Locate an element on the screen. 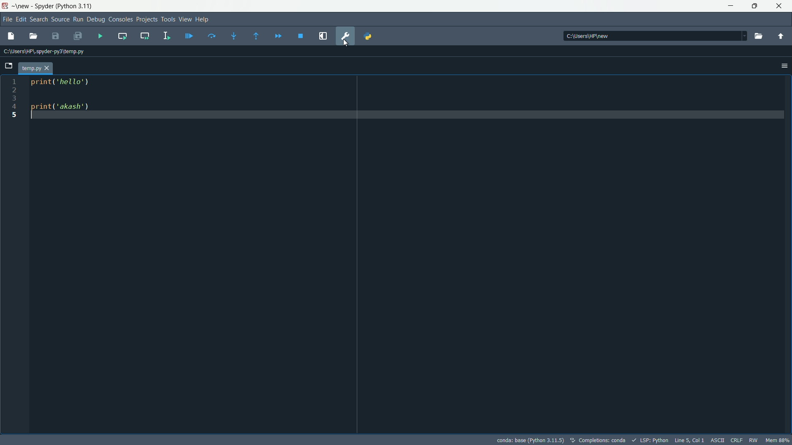 The width and height of the screenshot is (792, 445). file menu is located at coordinates (7, 19).